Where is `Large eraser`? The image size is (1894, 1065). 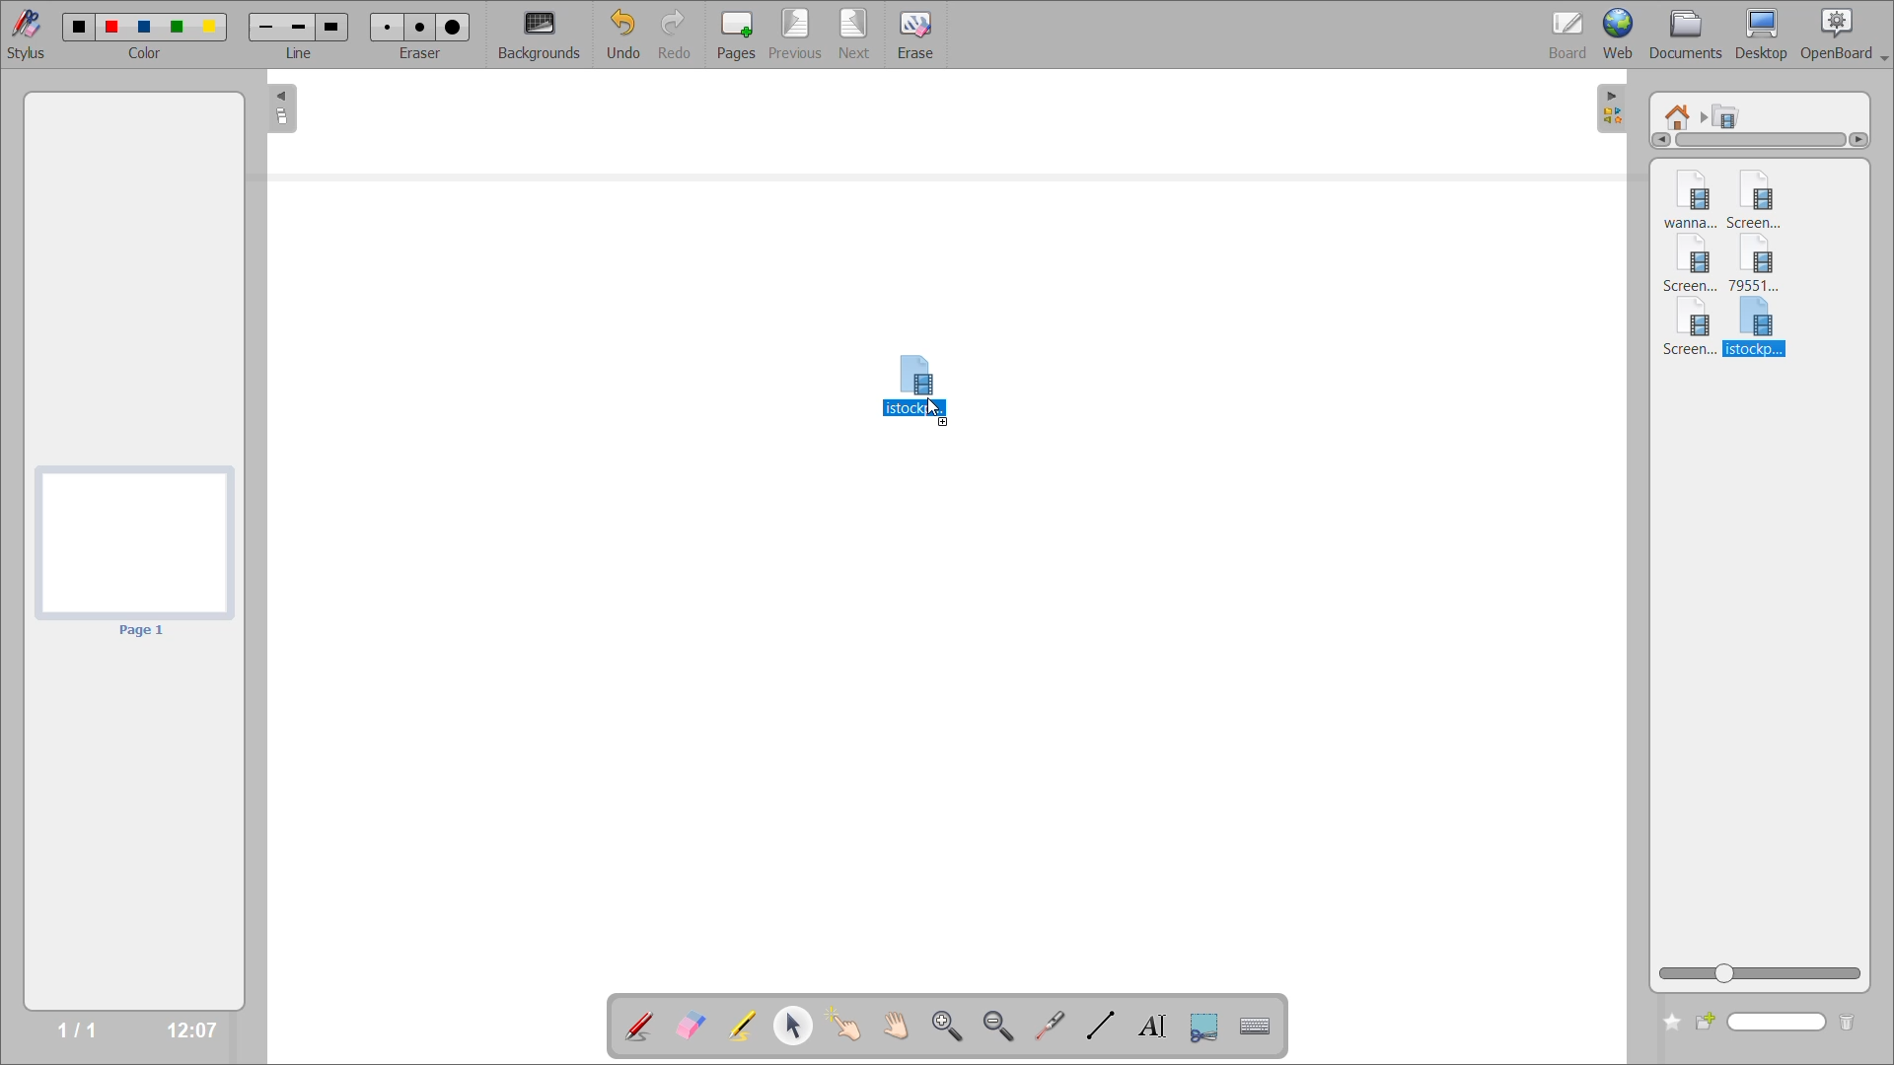 Large eraser is located at coordinates (453, 27).